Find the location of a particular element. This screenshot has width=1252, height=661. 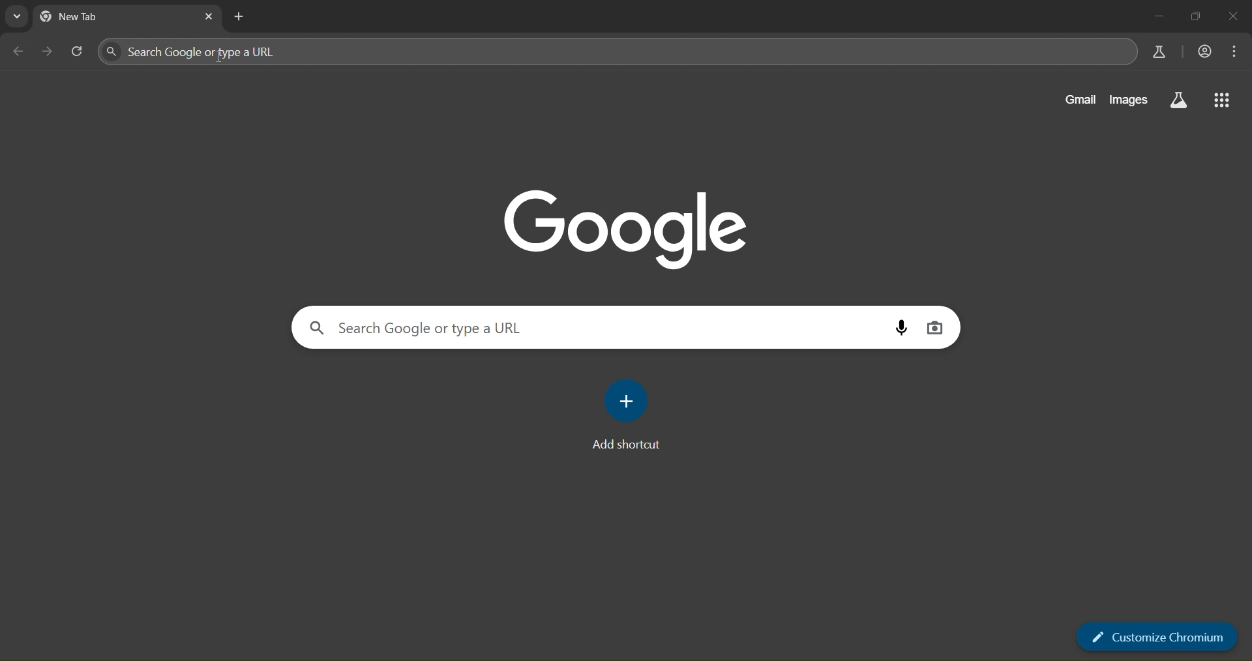

search panel is located at coordinates (415, 328).